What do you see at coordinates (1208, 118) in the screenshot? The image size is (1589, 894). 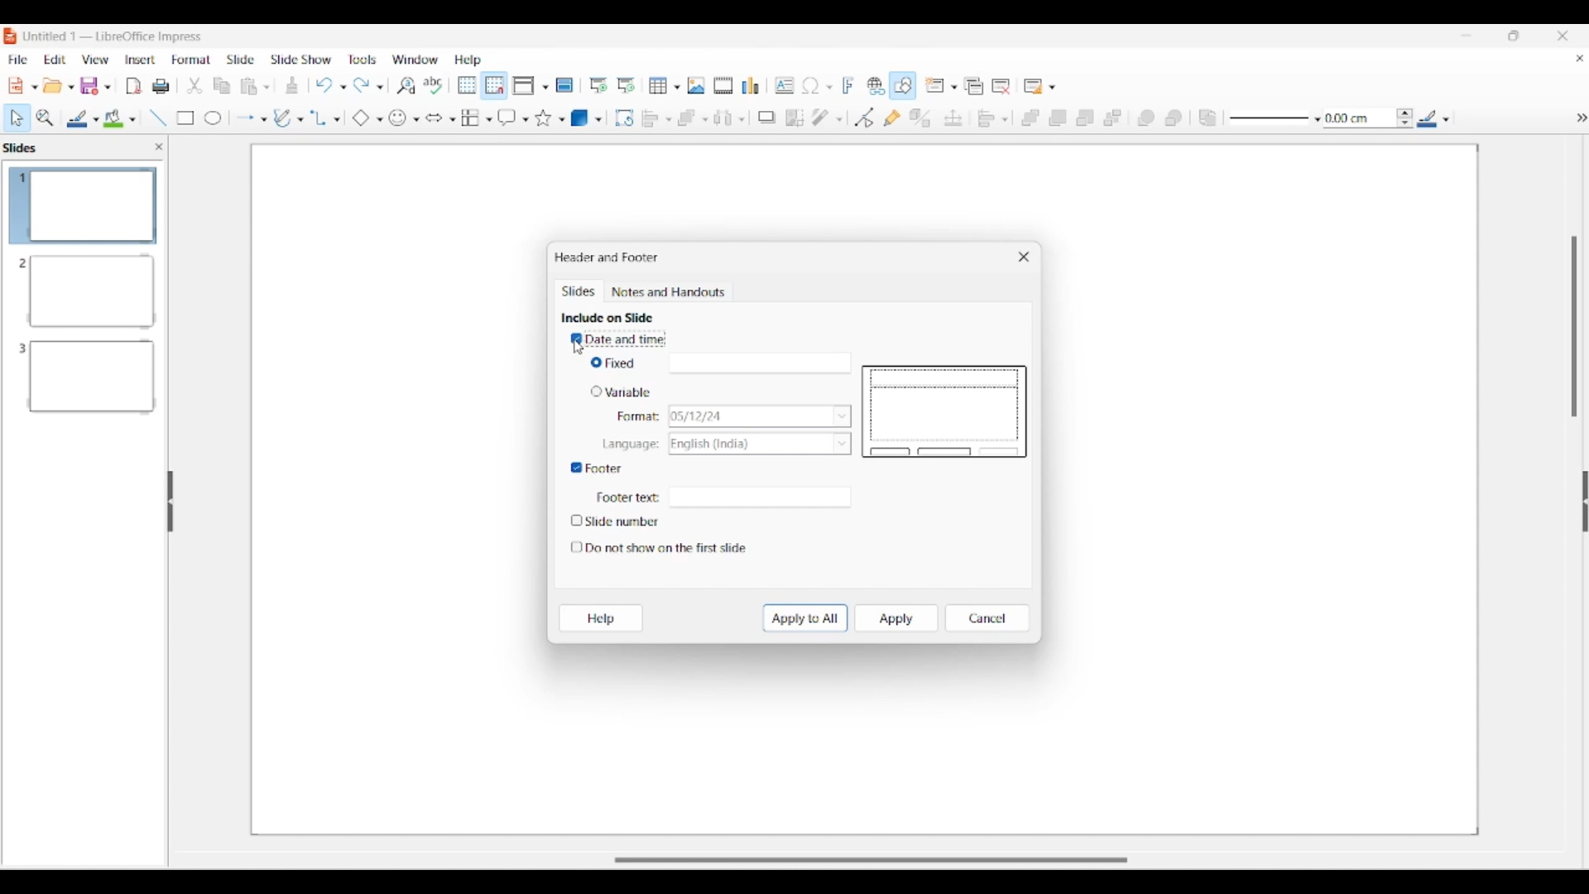 I see `Reverse` at bounding box center [1208, 118].